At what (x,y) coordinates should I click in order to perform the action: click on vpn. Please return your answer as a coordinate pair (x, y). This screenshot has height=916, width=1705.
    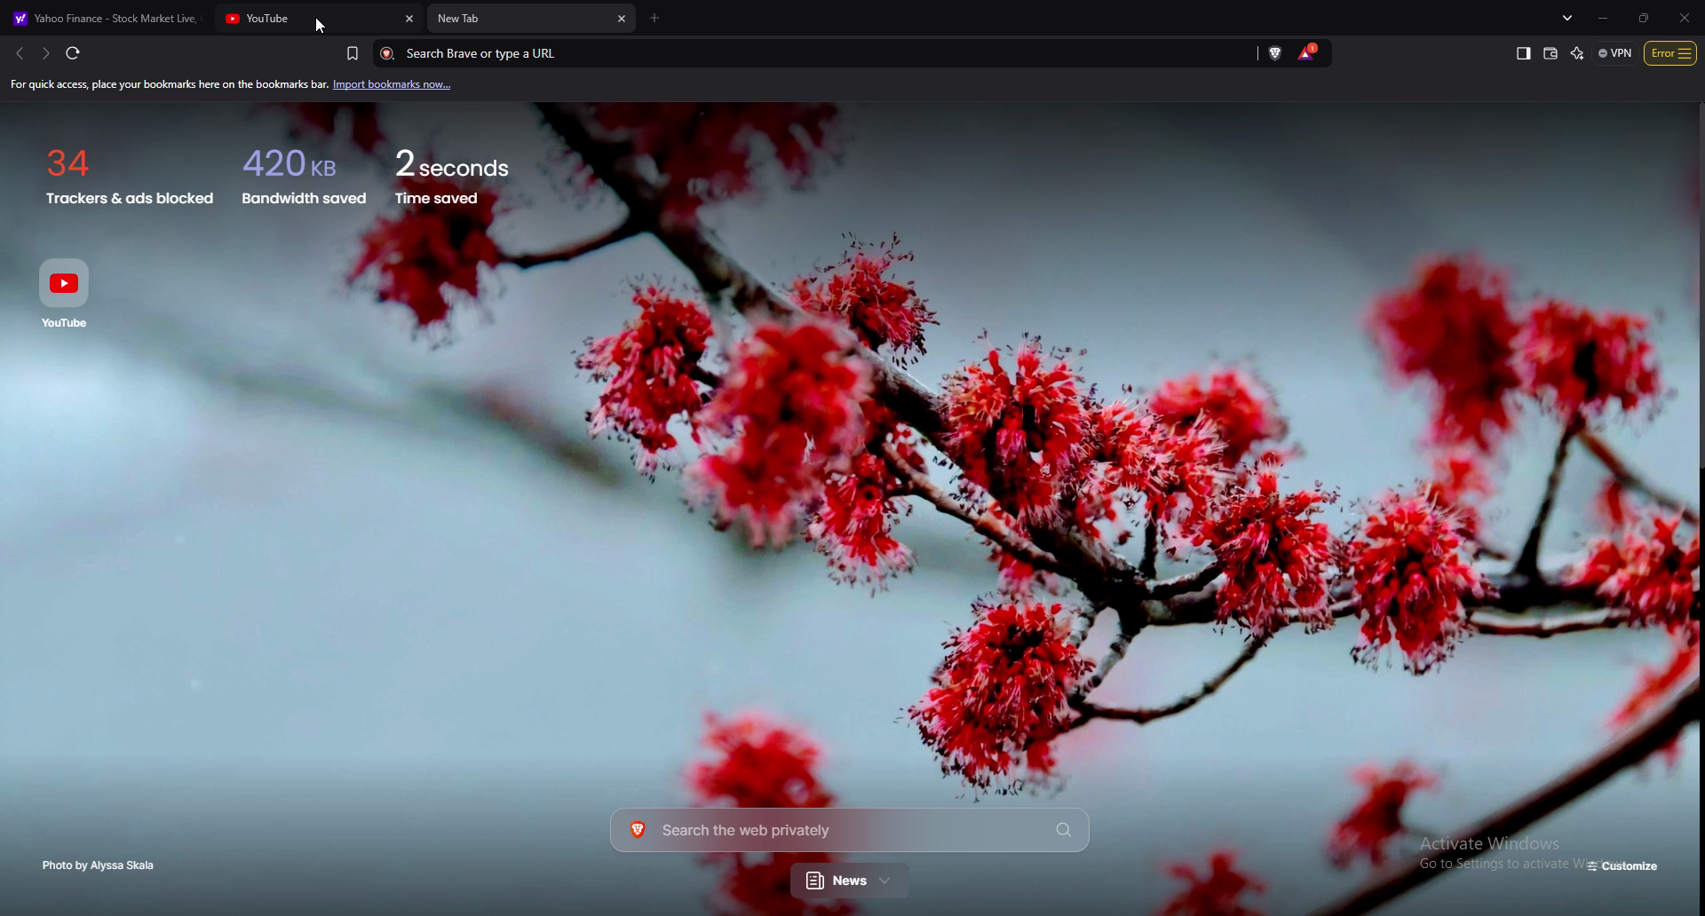
    Looking at the image, I should click on (1615, 52).